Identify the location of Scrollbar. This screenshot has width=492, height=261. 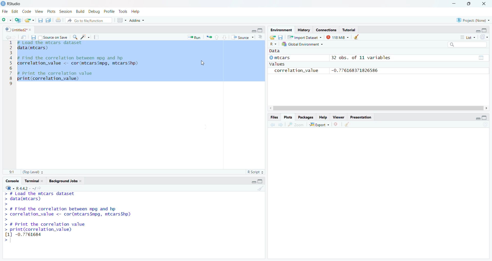
(378, 108).